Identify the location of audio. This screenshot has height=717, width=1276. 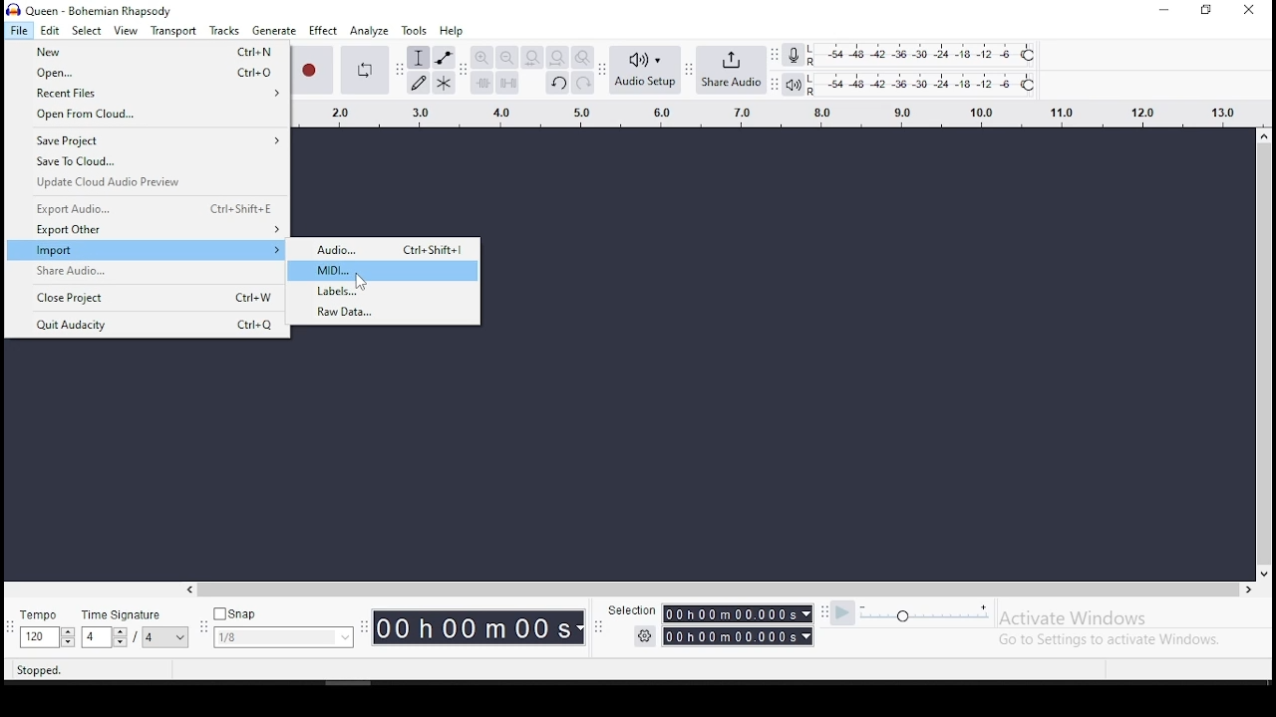
(387, 249).